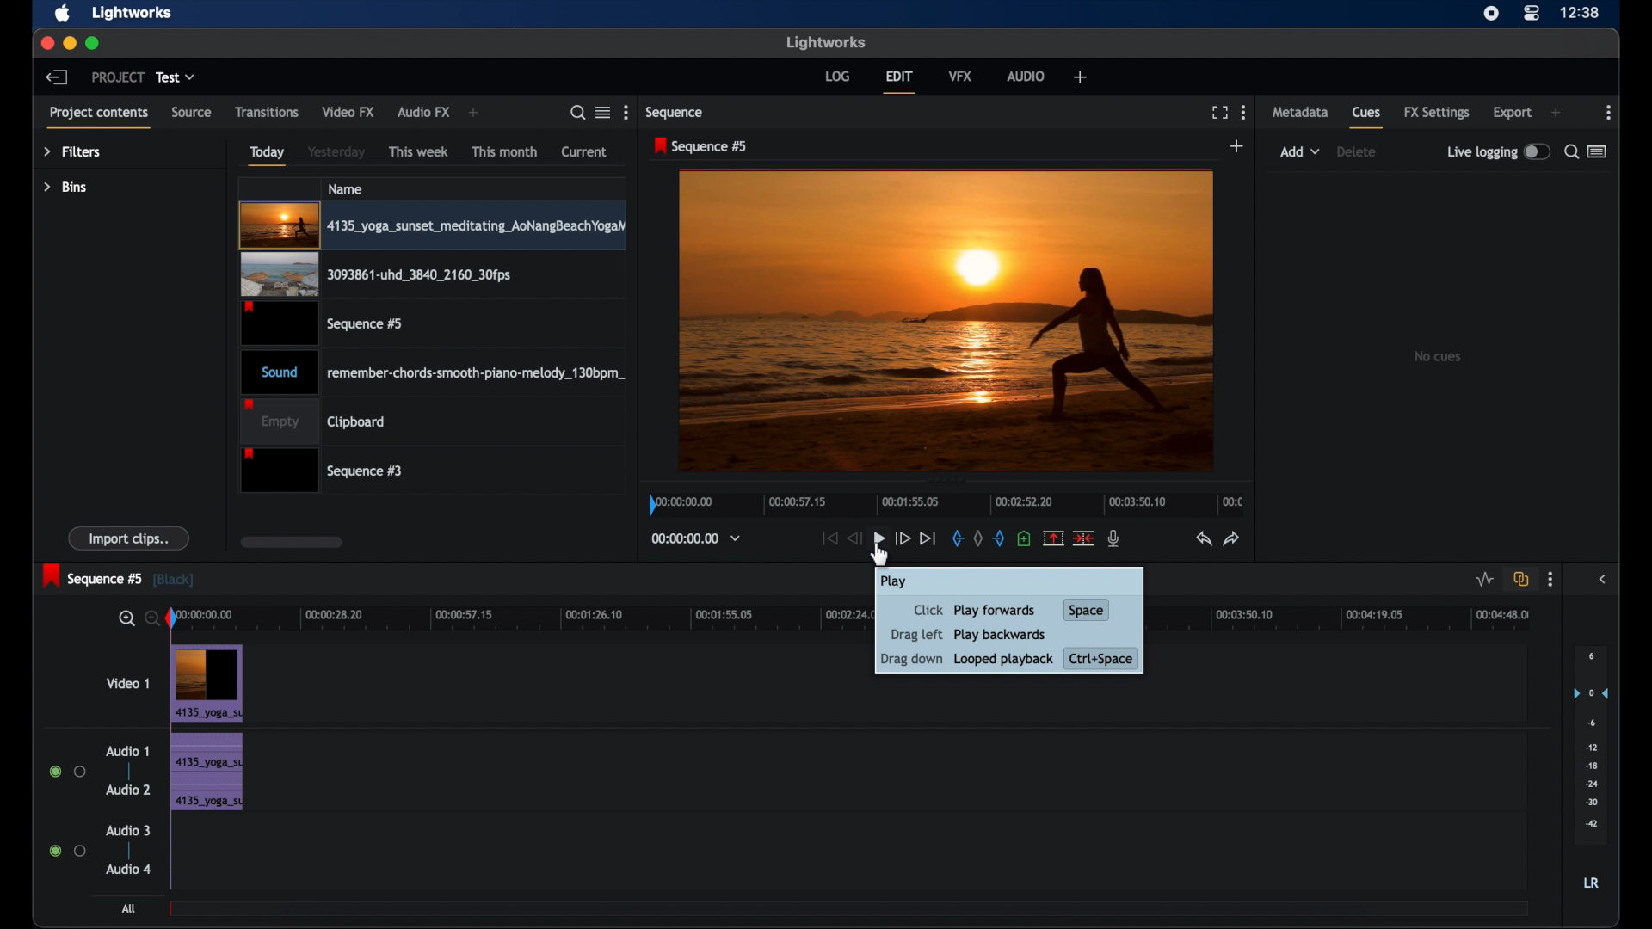  What do you see at coordinates (603, 113) in the screenshot?
I see `toggle between listened tile view` at bounding box center [603, 113].